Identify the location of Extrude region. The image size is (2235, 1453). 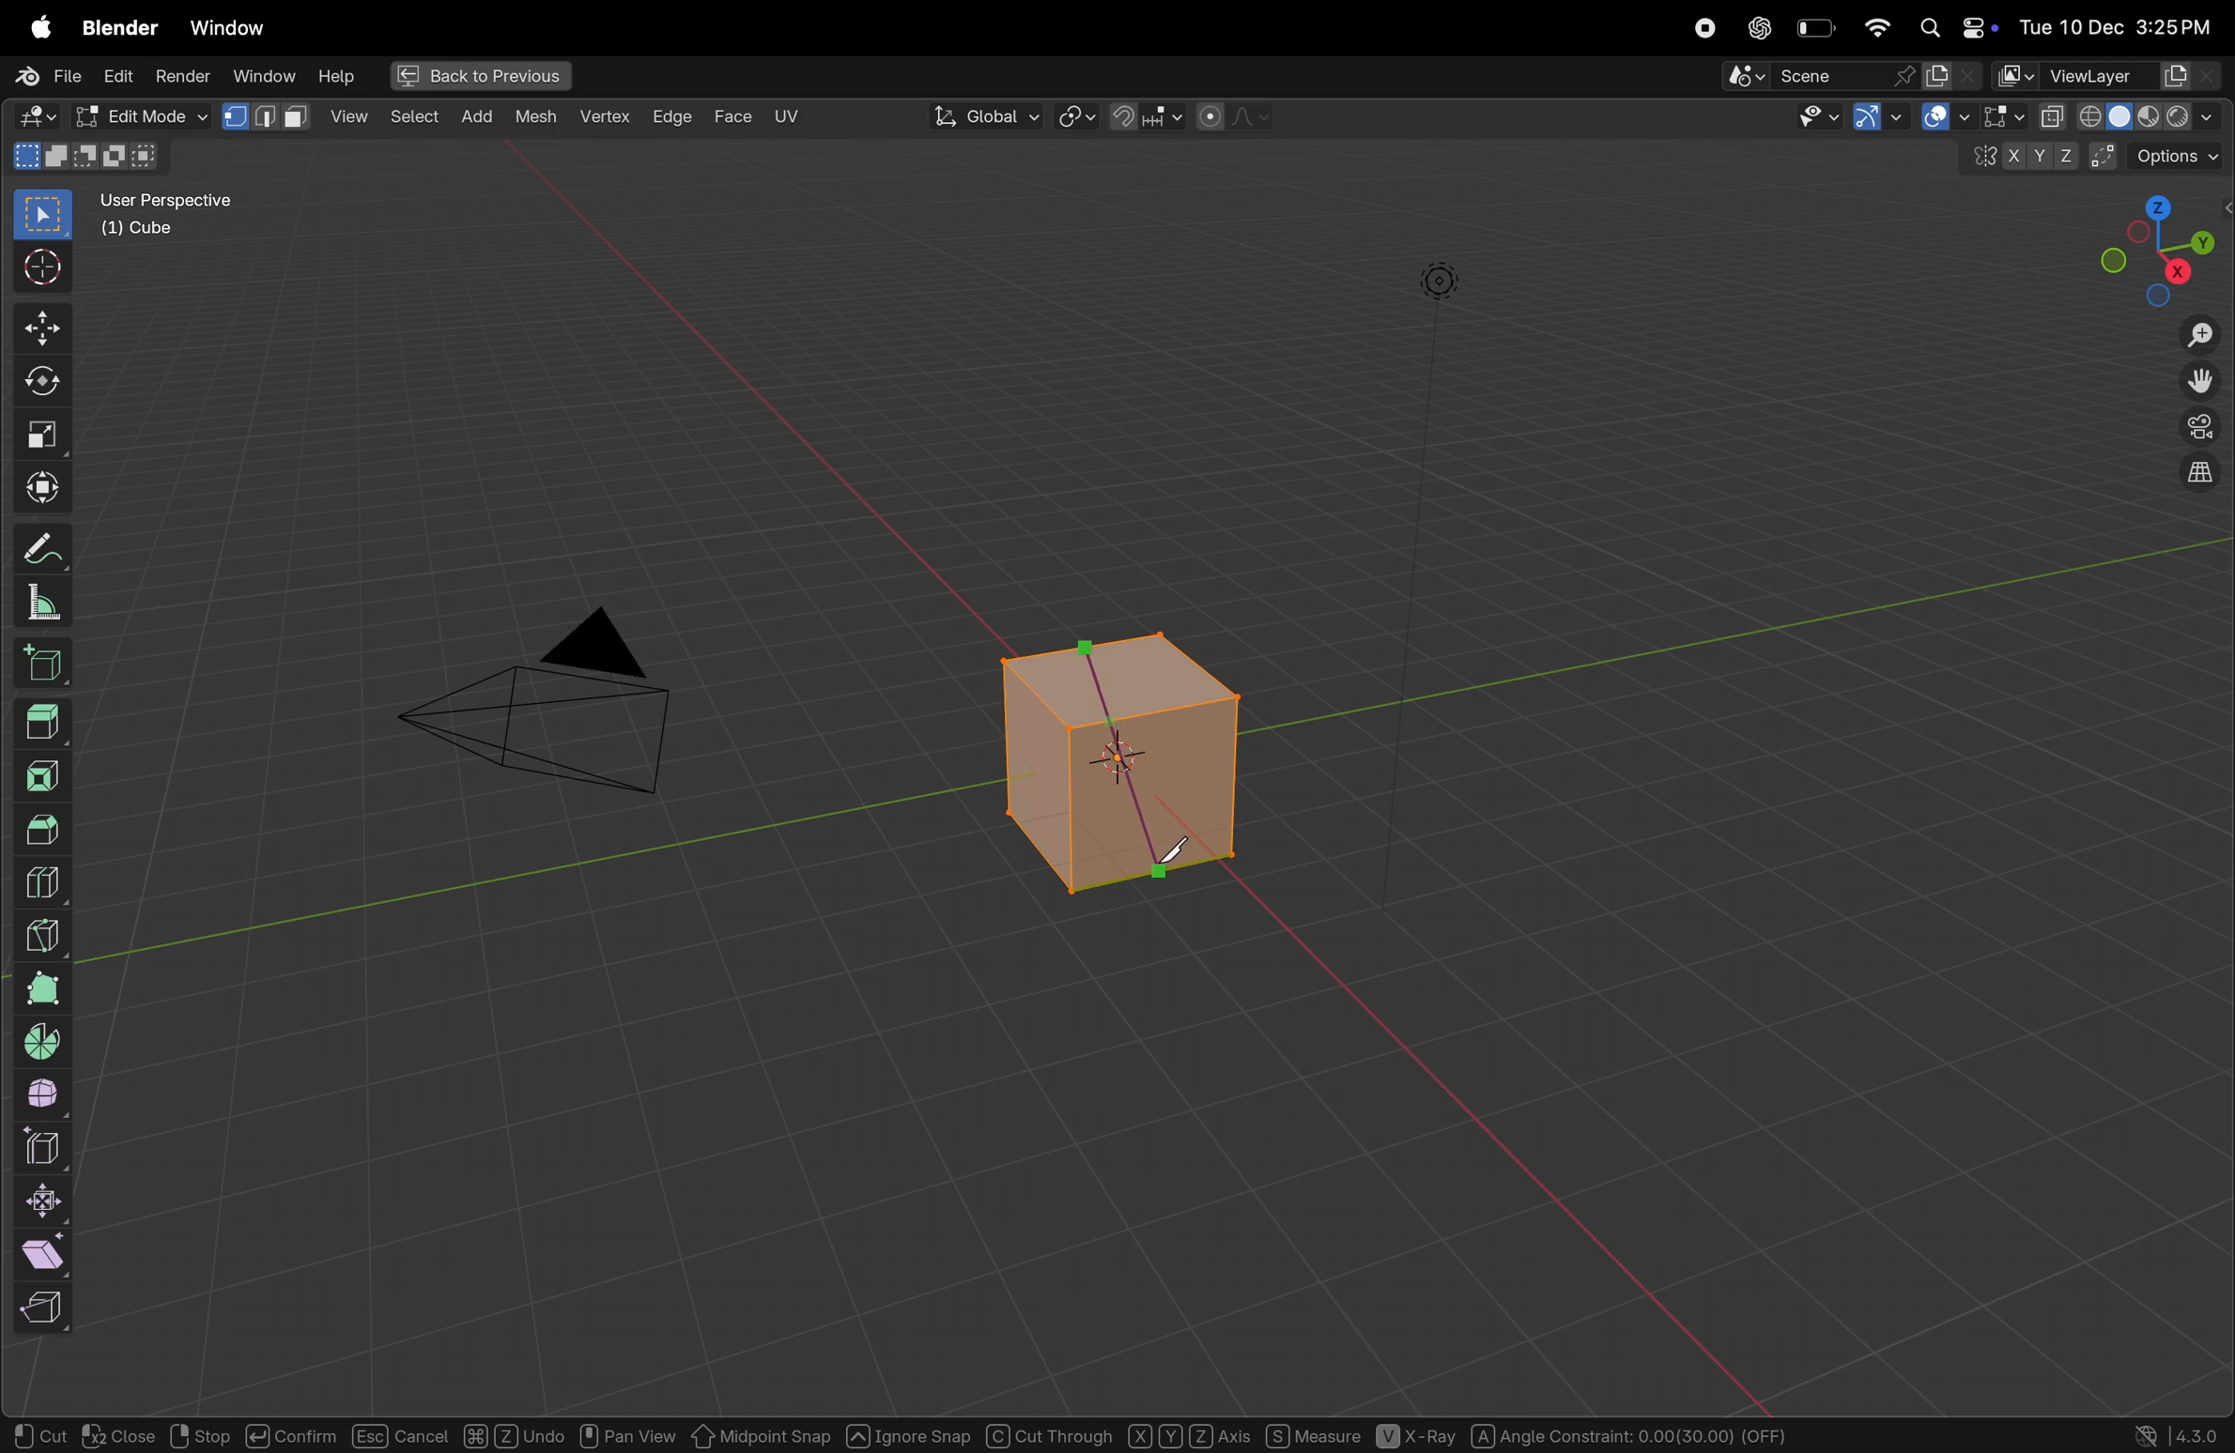
(44, 723).